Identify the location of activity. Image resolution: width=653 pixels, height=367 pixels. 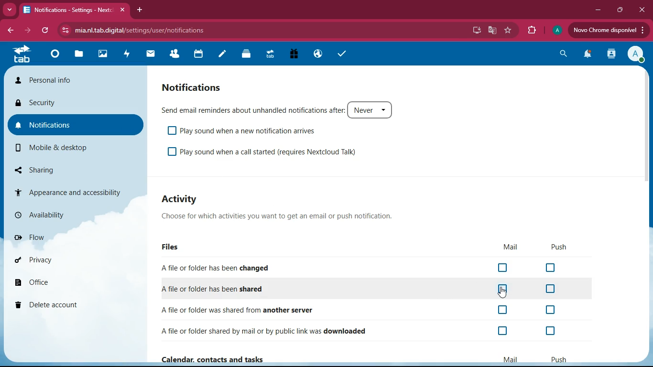
(126, 55).